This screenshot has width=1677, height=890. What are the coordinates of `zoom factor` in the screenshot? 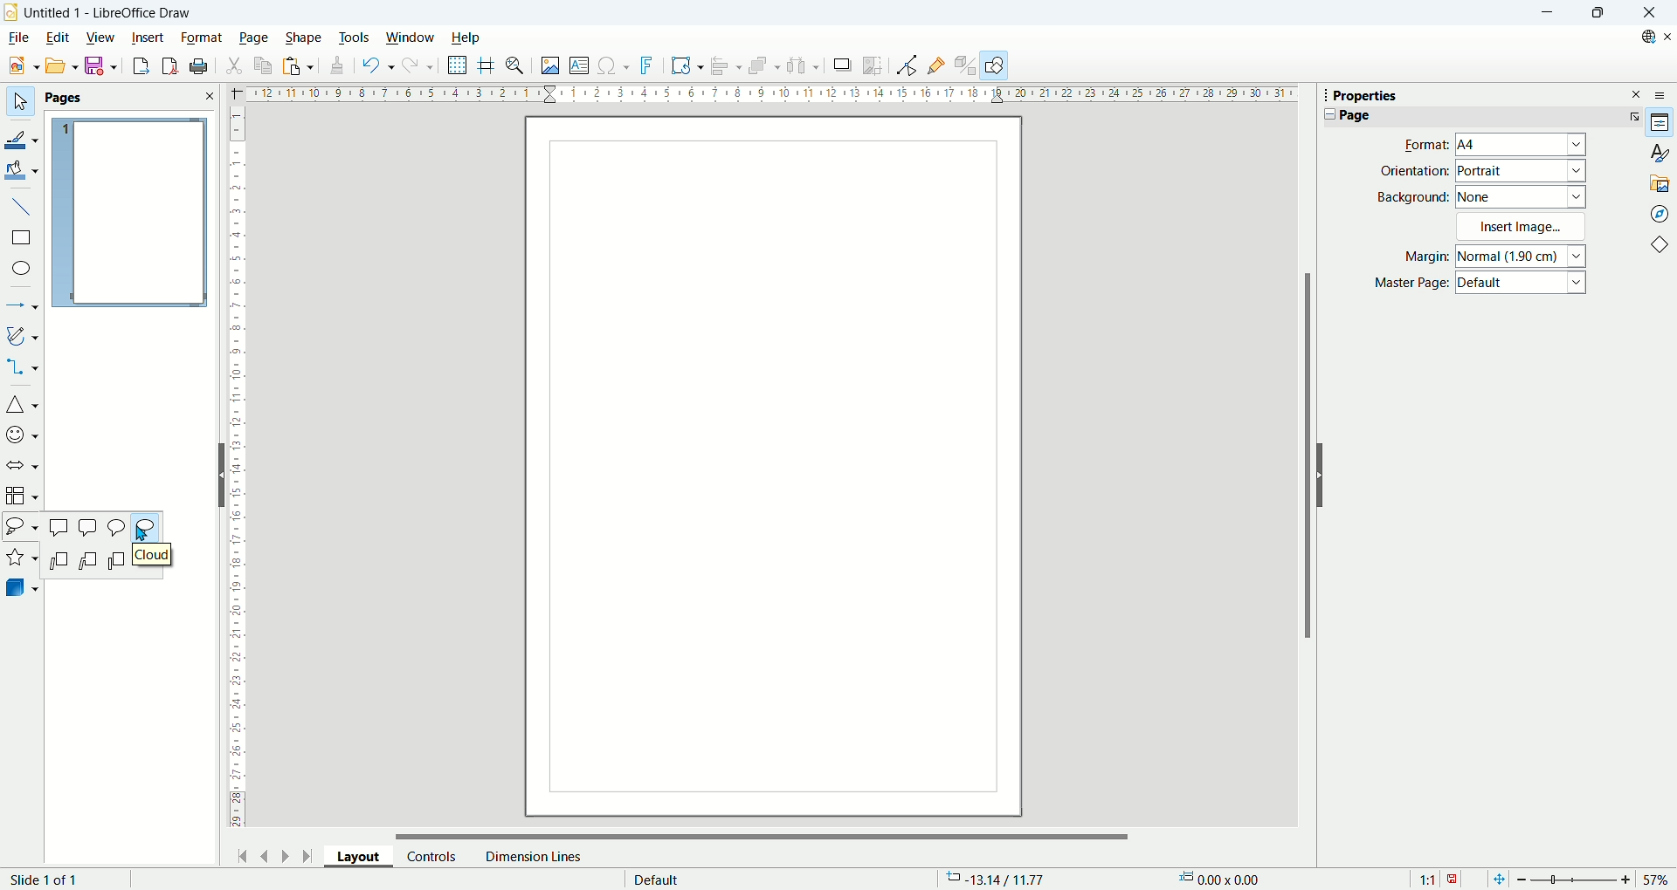 It's located at (1592, 878).